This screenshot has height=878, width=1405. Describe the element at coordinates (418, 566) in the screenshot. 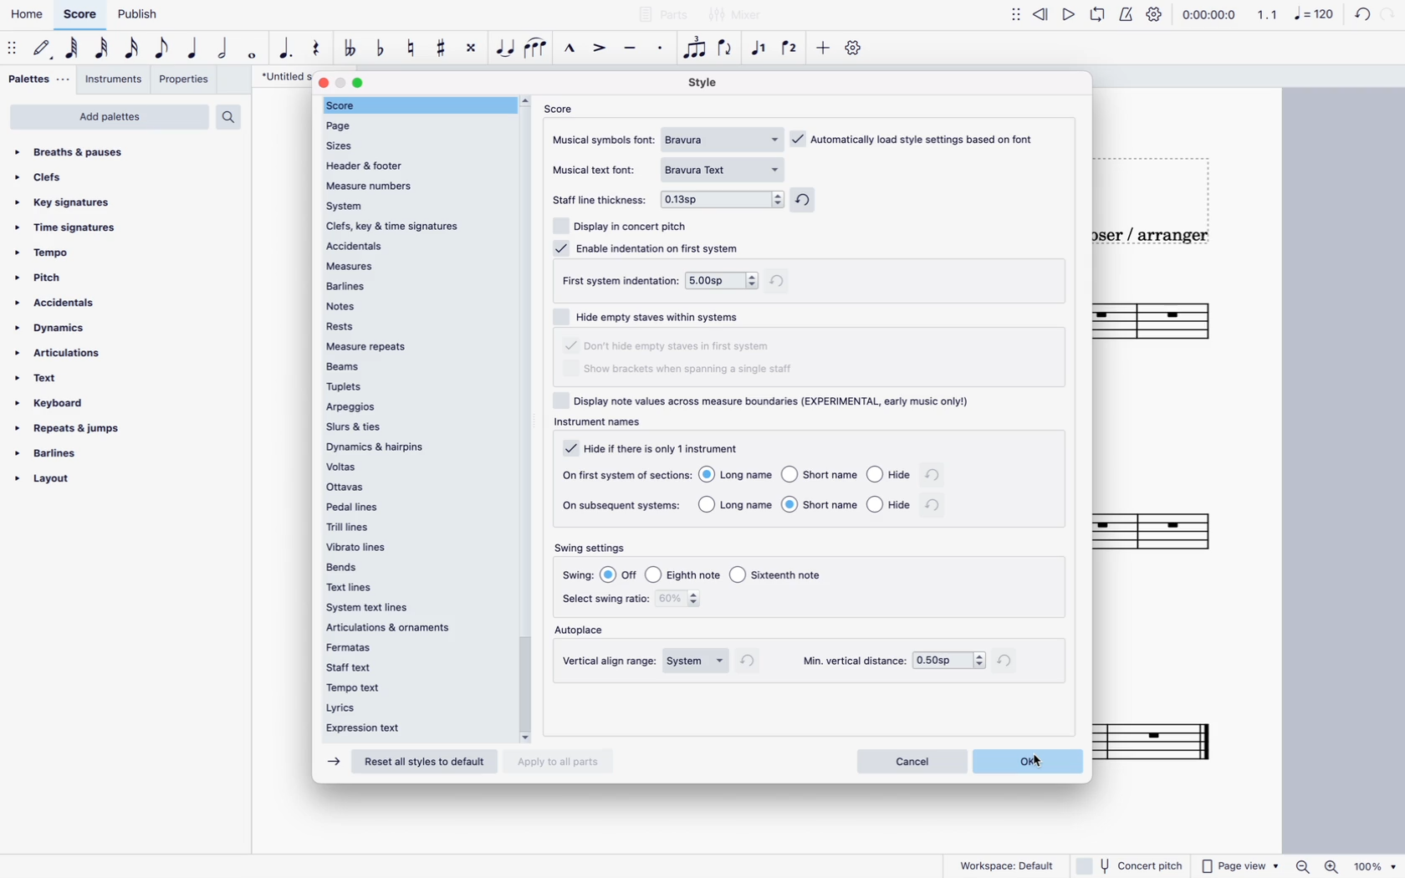

I see `bends` at that location.